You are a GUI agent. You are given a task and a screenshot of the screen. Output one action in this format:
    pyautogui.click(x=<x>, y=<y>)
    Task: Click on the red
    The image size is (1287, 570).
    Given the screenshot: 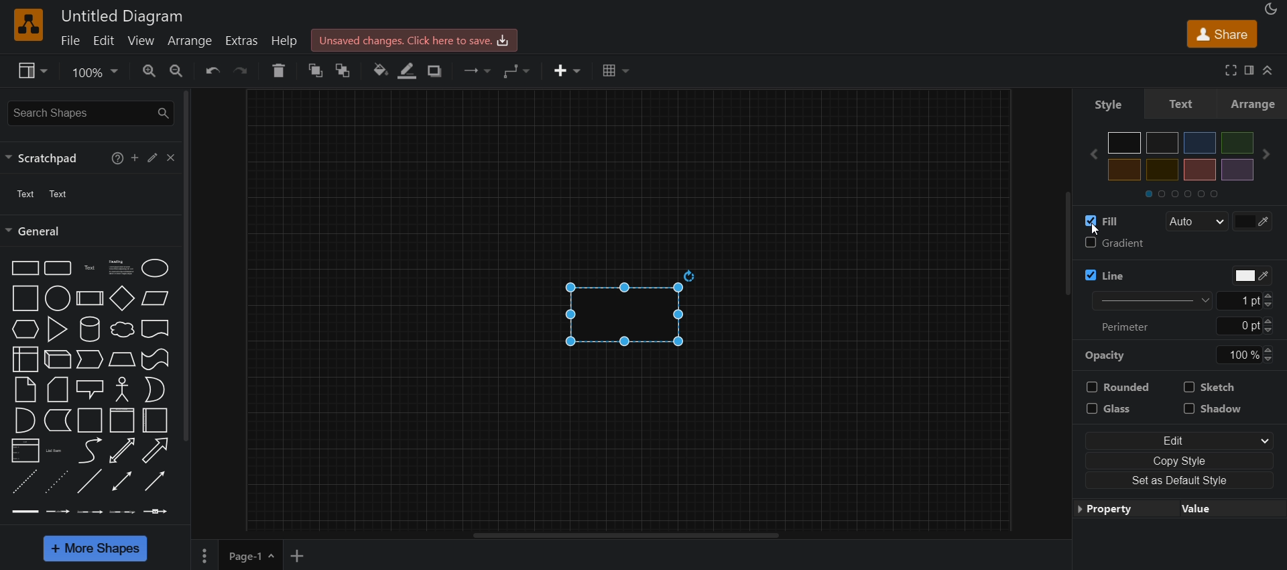 What is the action you would take?
    pyautogui.click(x=1163, y=170)
    